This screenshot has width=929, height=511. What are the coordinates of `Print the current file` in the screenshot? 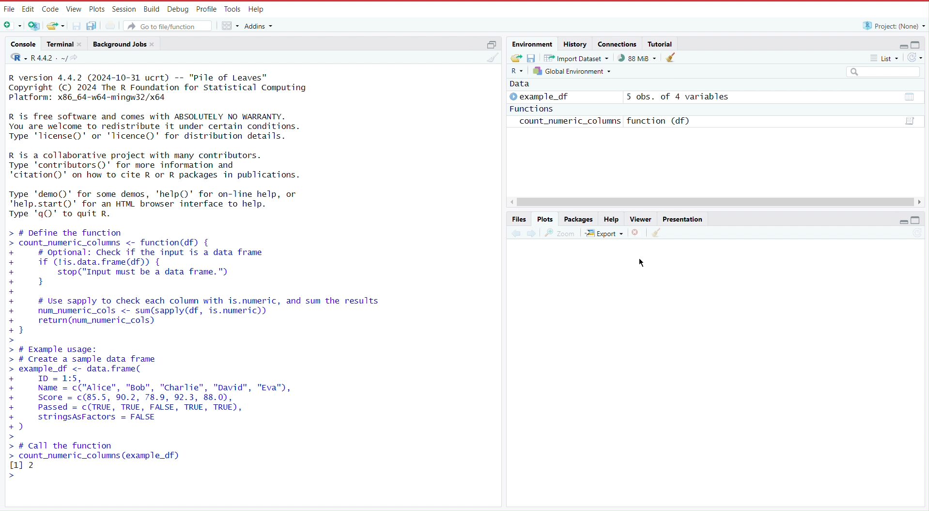 It's located at (115, 25).